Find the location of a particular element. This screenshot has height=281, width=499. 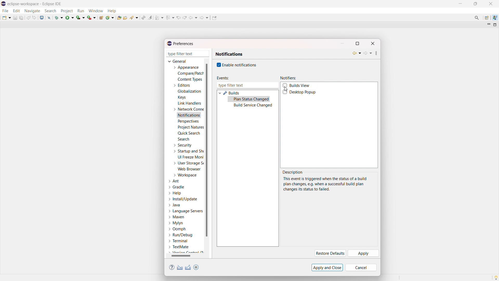

build service changed is located at coordinates (253, 106).